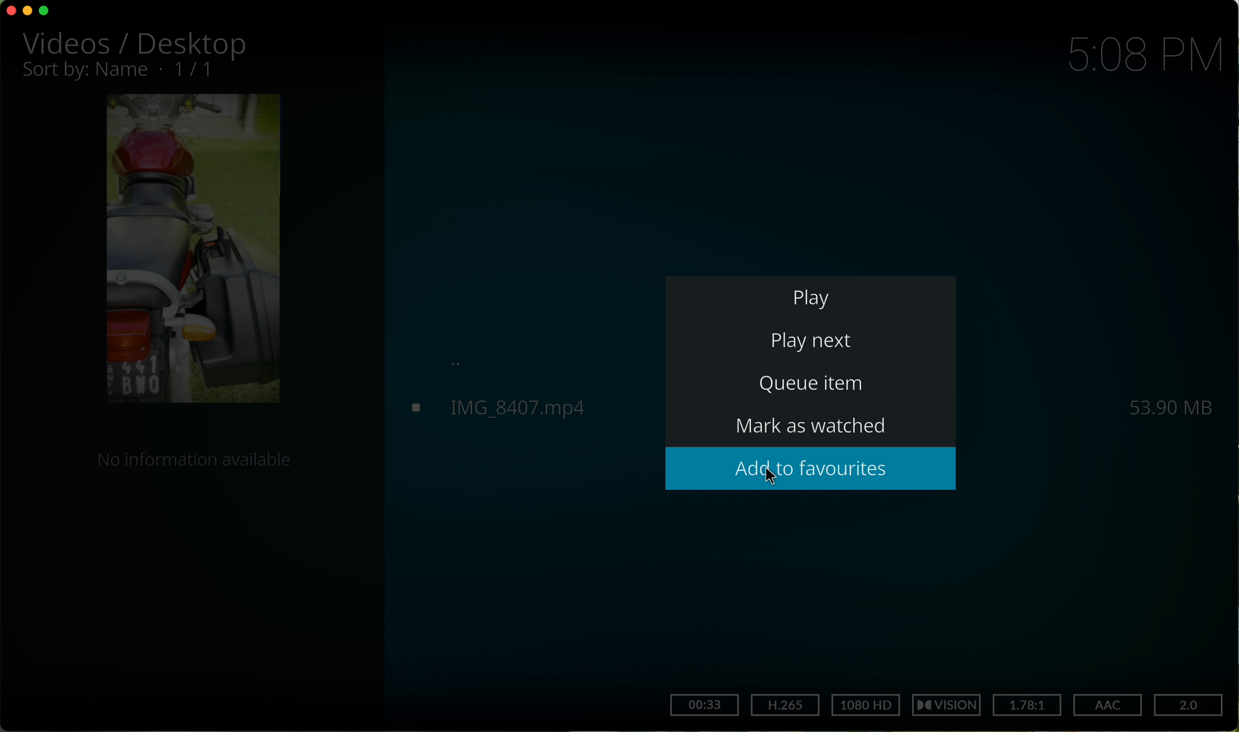  Describe the element at coordinates (123, 71) in the screenshot. I see `1/1` at that location.